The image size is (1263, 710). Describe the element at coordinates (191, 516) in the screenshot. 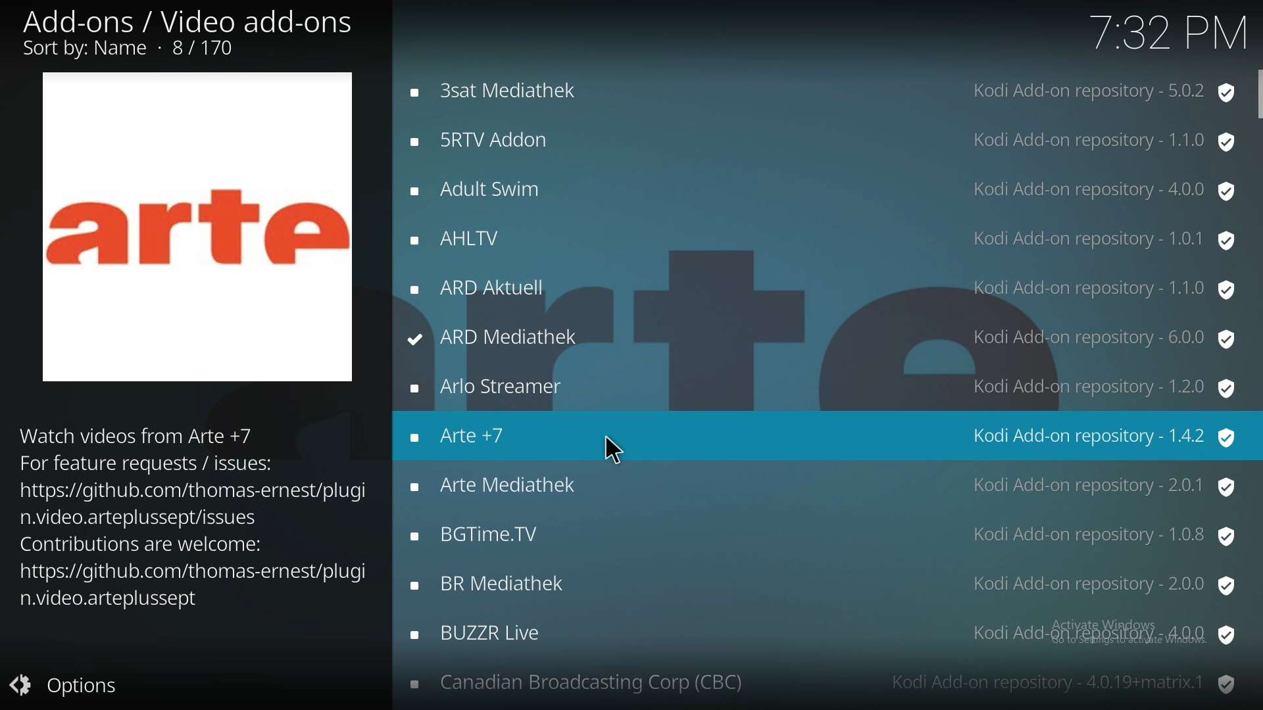

I see `description` at that location.